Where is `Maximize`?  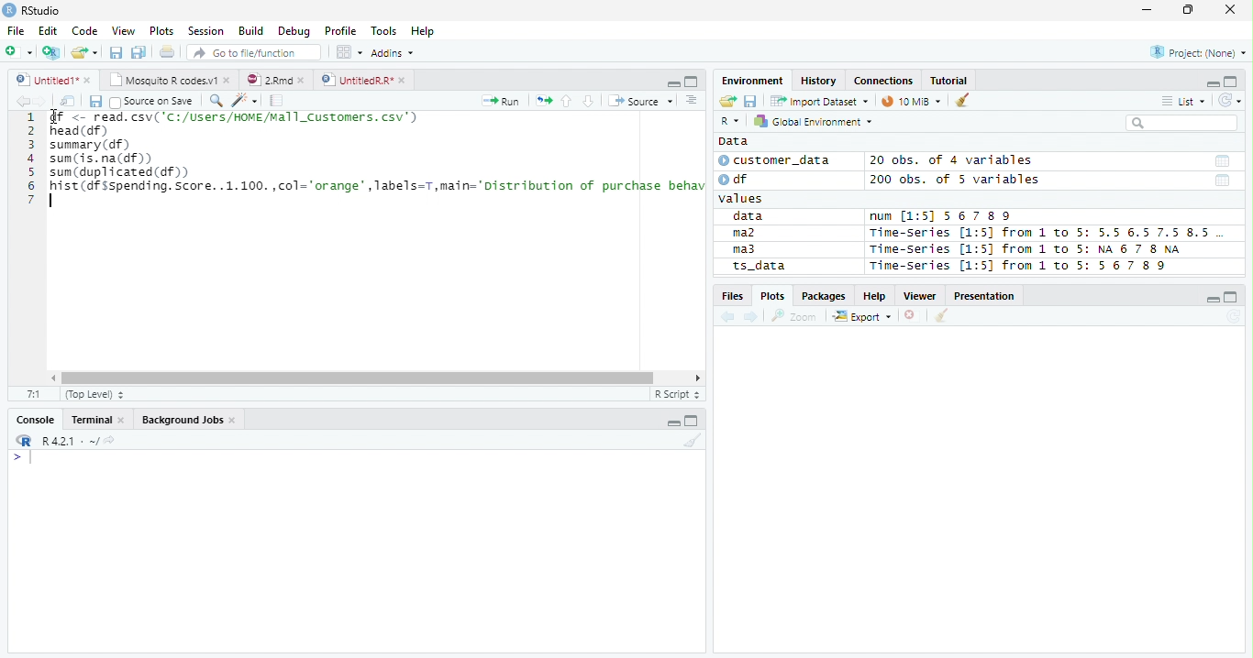 Maximize is located at coordinates (691, 81).